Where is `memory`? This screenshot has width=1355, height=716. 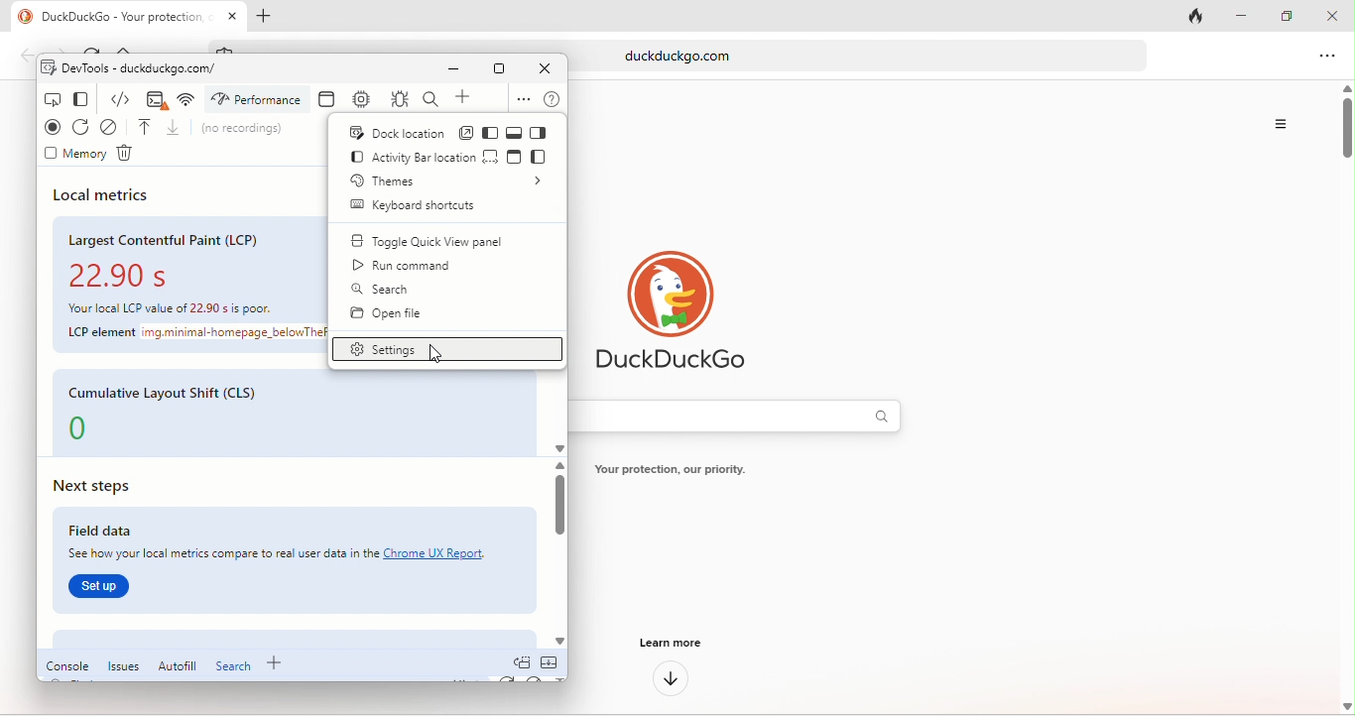 memory is located at coordinates (367, 101).